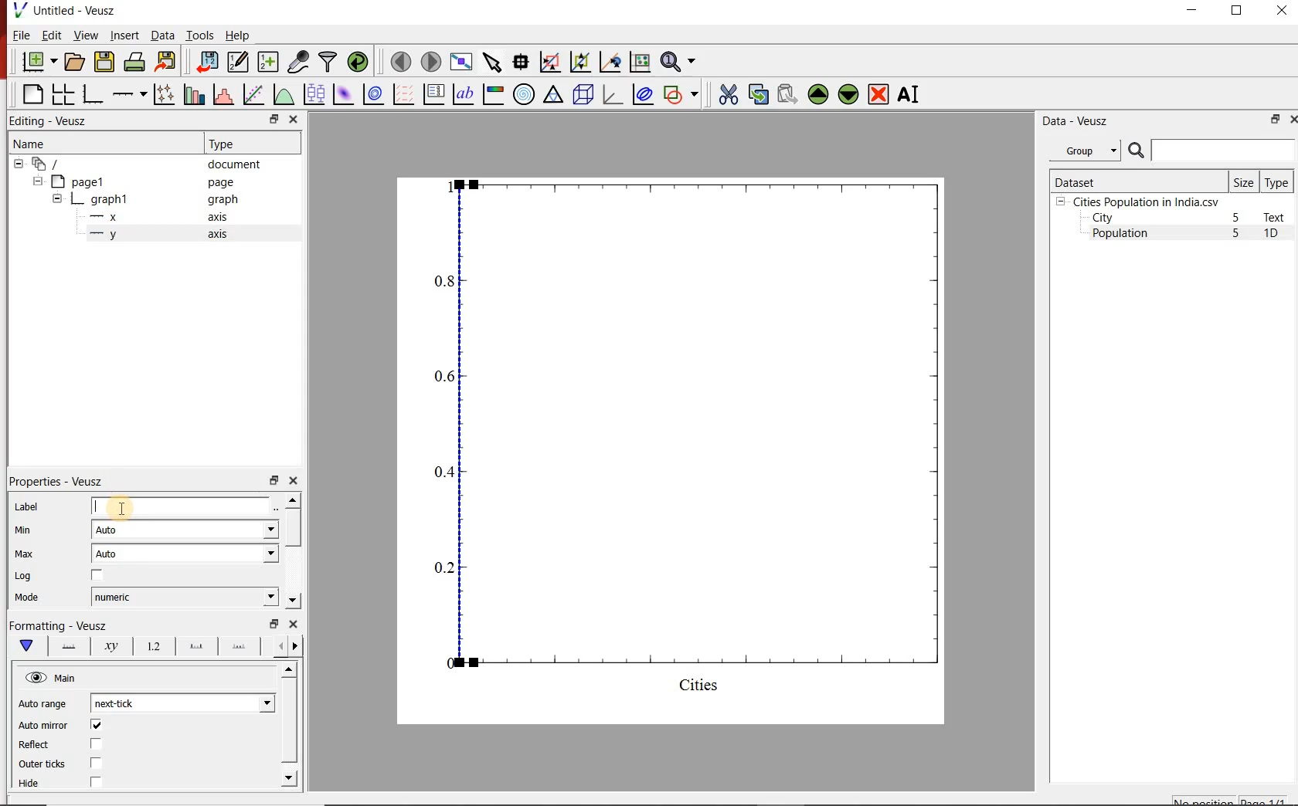  What do you see at coordinates (114, 503) in the screenshot?
I see `cursor` at bounding box center [114, 503].